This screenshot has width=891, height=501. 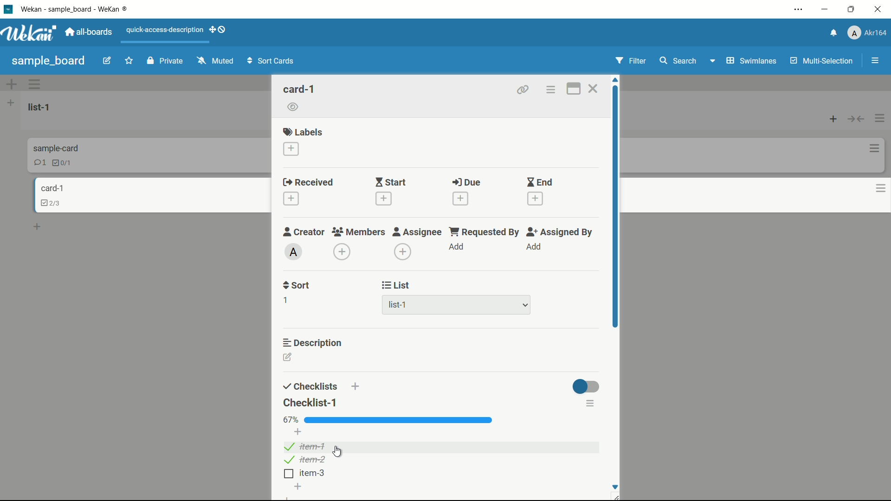 I want to click on 67%, so click(x=291, y=420).